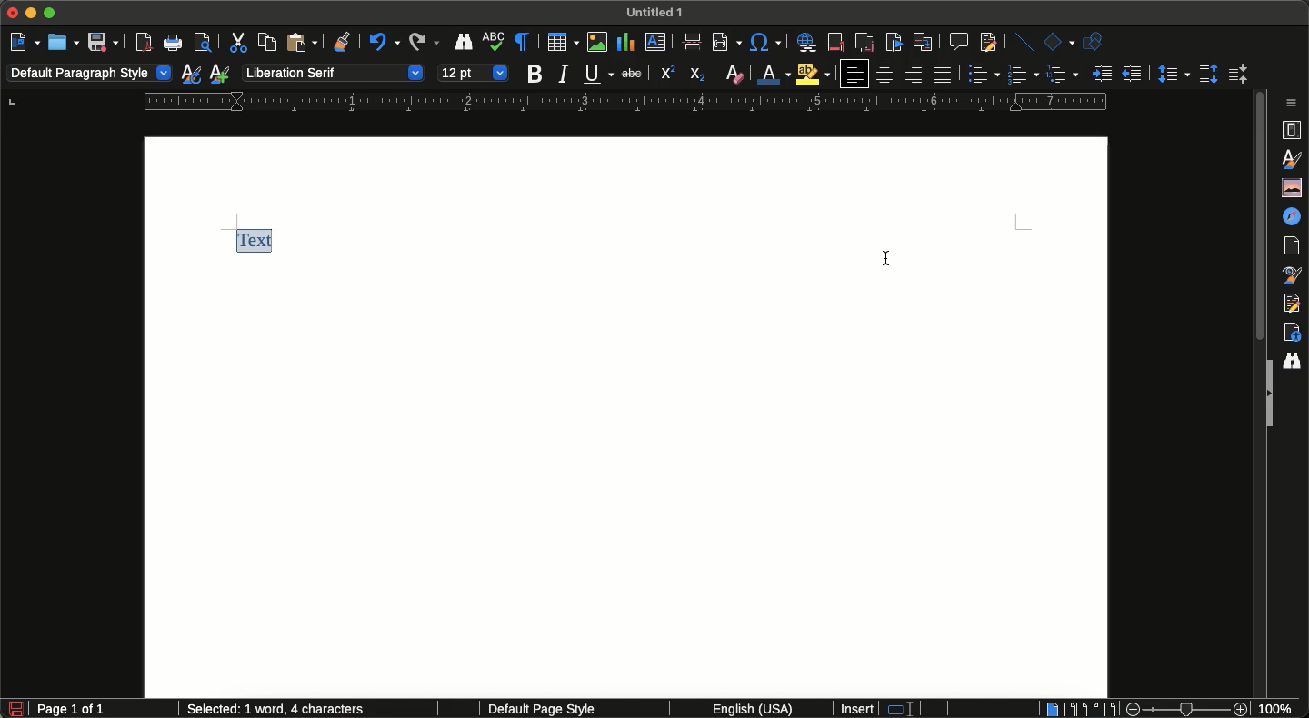 Image resolution: width=1309 pixels, height=718 pixels. Describe the element at coordinates (222, 74) in the screenshot. I see `New style from selection` at that location.